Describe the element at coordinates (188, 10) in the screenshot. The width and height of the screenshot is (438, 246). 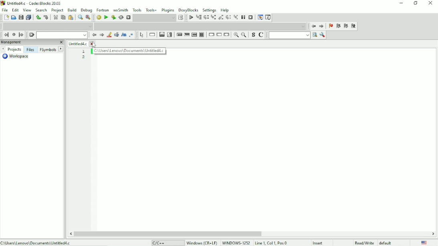
I see `DoxyBlocks` at that location.